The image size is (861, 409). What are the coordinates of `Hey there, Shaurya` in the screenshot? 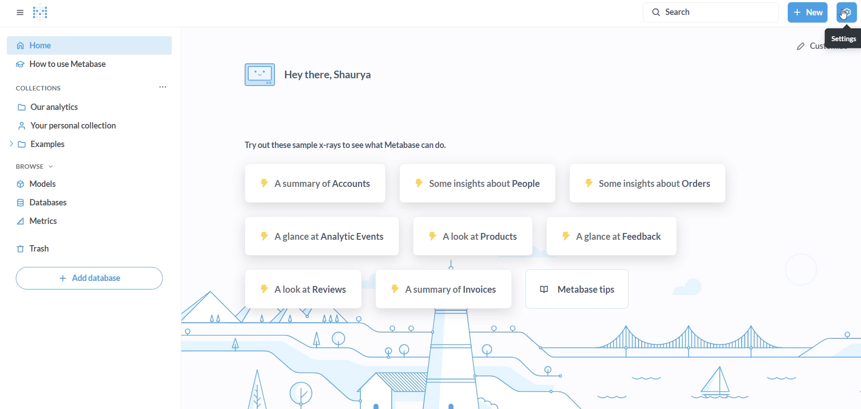 It's located at (309, 75).